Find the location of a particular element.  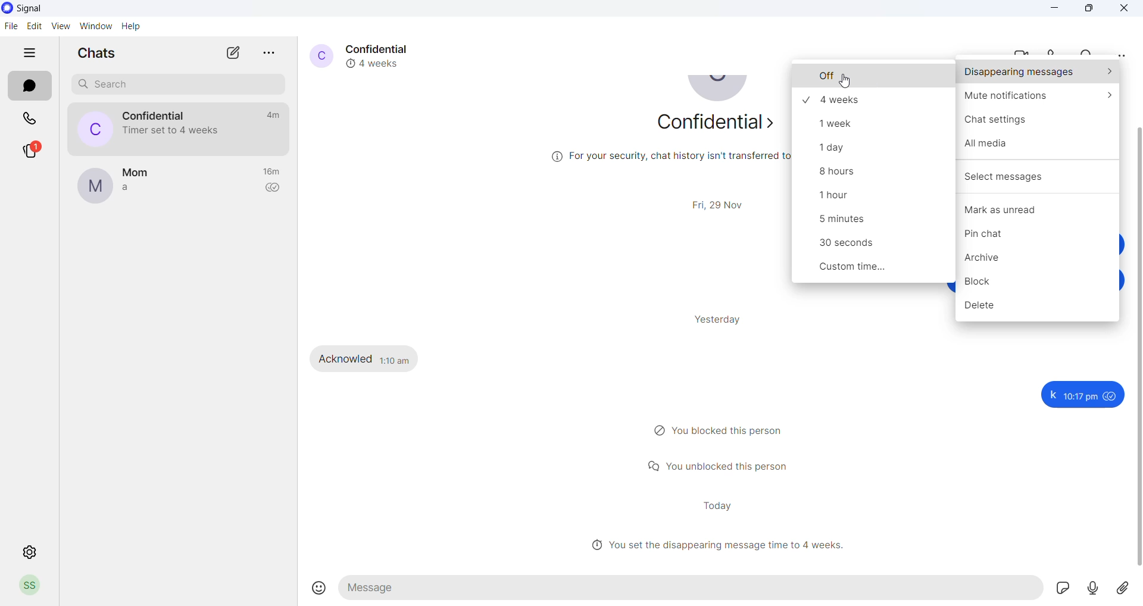

help is located at coordinates (132, 27).